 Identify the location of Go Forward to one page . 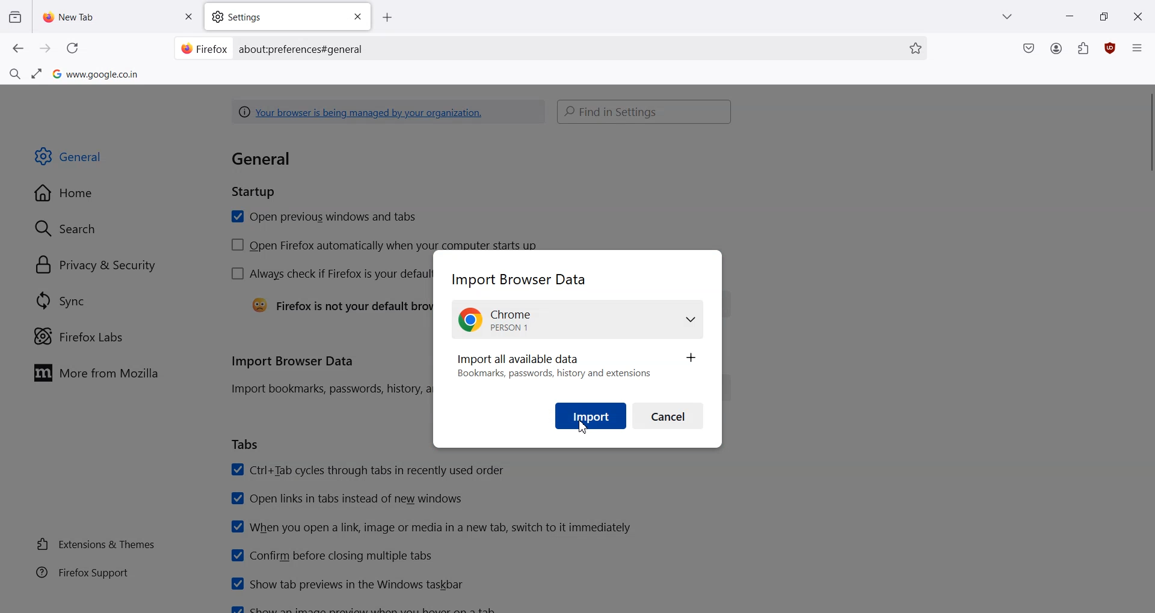
(46, 49).